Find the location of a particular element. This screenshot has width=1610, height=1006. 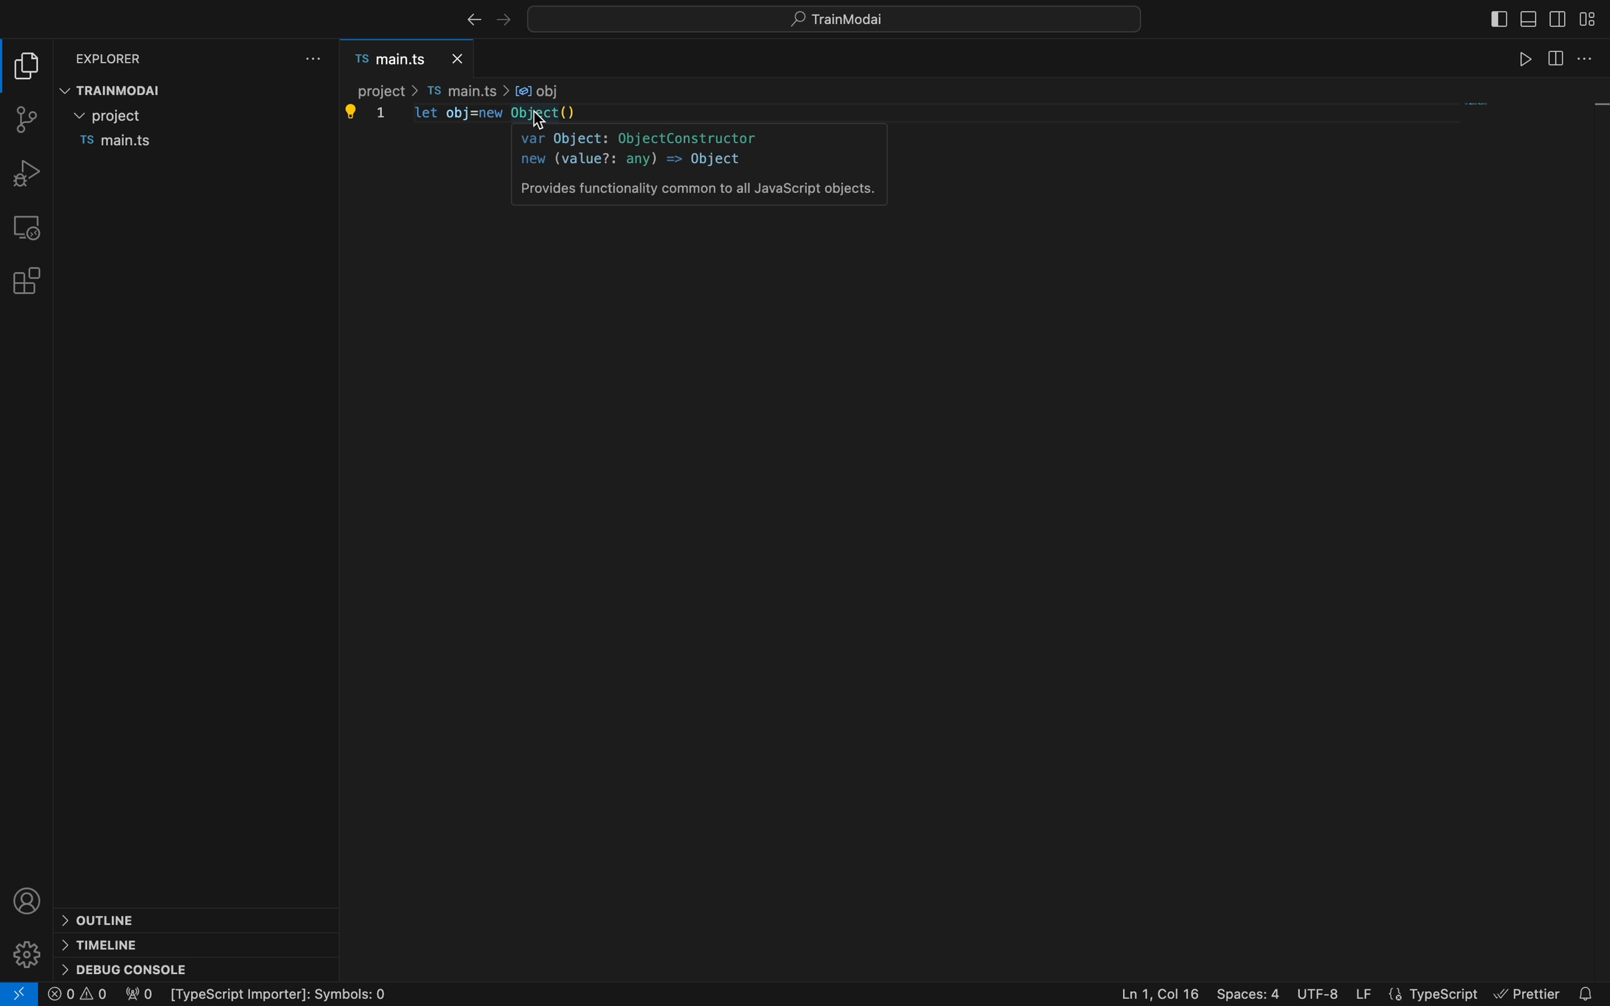

LF is located at coordinates (1365, 989).